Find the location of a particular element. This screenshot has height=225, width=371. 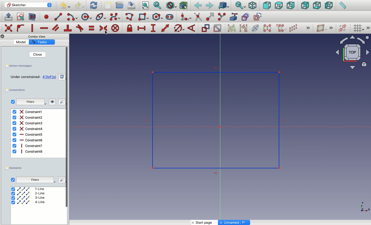

constrain lock is located at coordinates (130, 29).